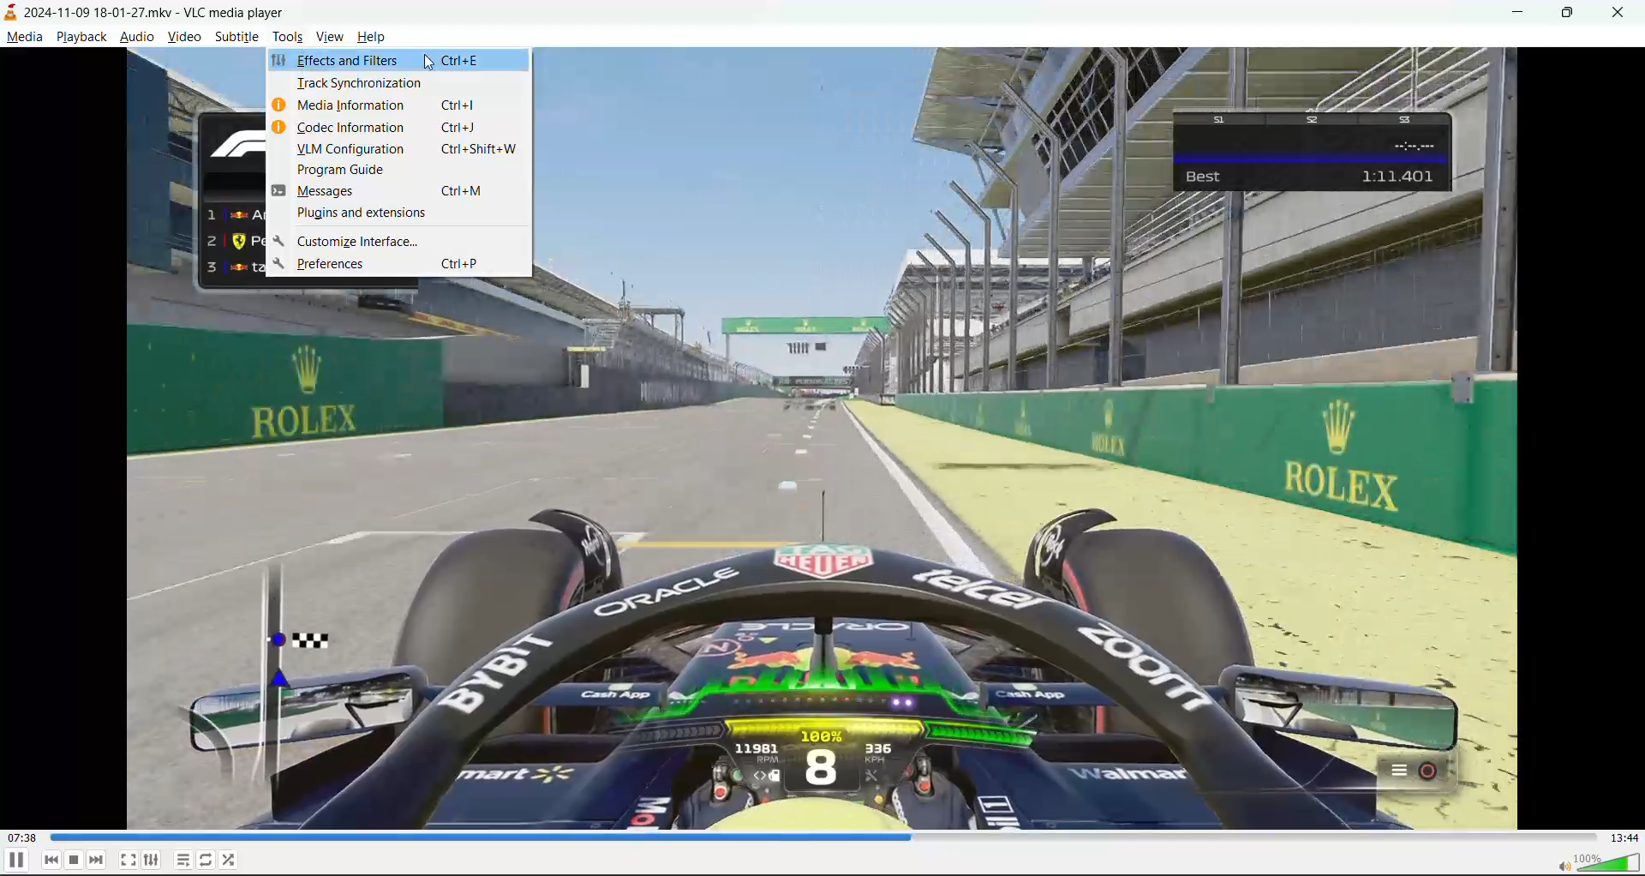 This screenshot has height=876, width=1645. I want to click on customize interface, so click(408, 241).